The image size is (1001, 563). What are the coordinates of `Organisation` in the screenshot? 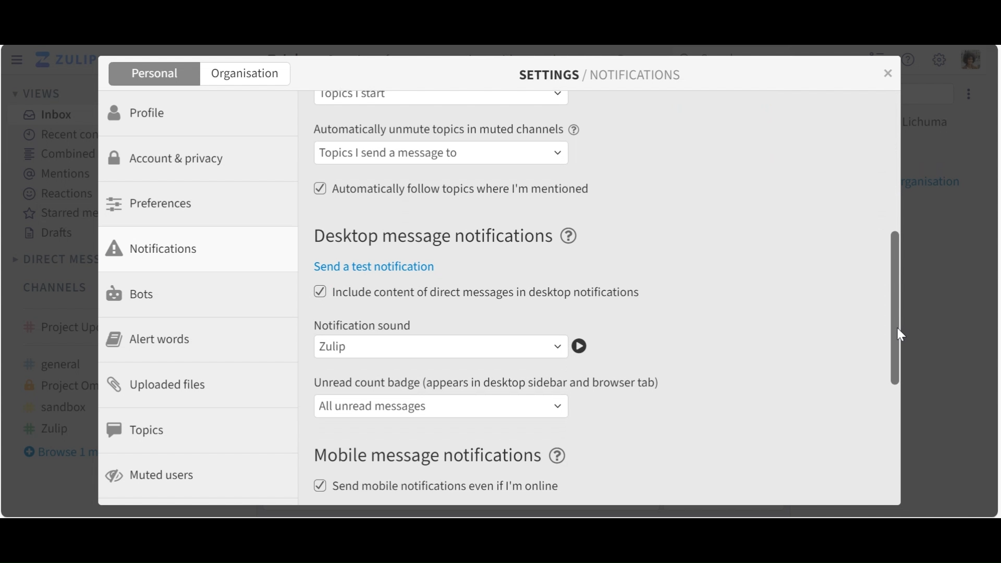 It's located at (245, 75).